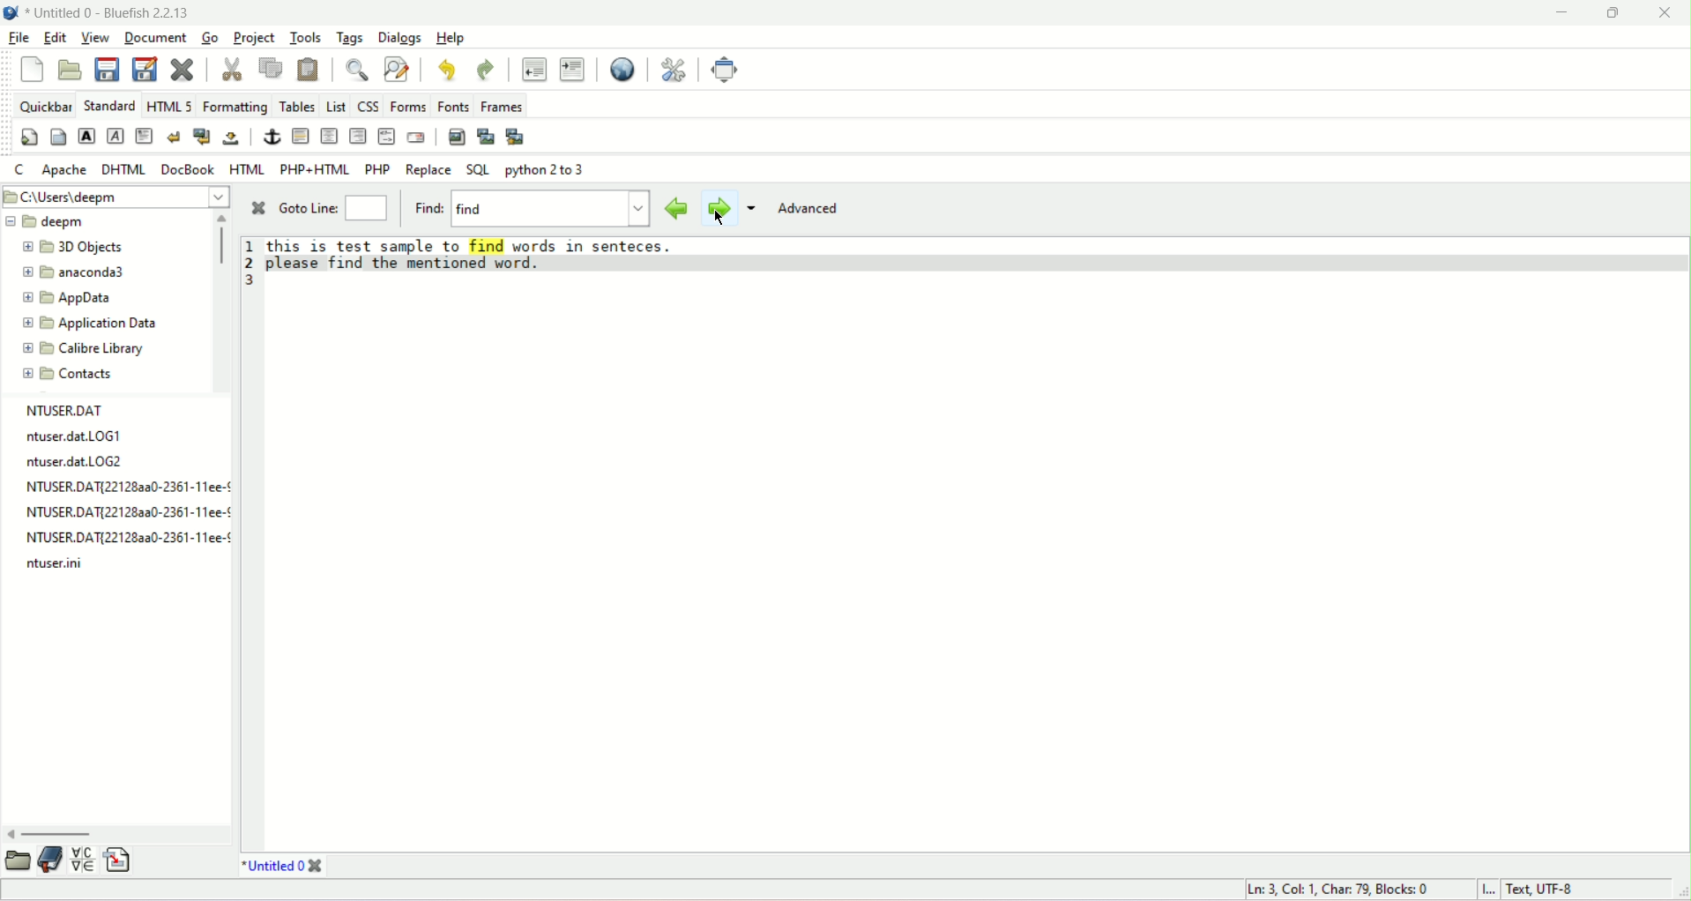 The height and width of the screenshot is (901, 1691). Describe the element at coordinates (28, 137) in the screenshot. I see `quickstart` at that location.